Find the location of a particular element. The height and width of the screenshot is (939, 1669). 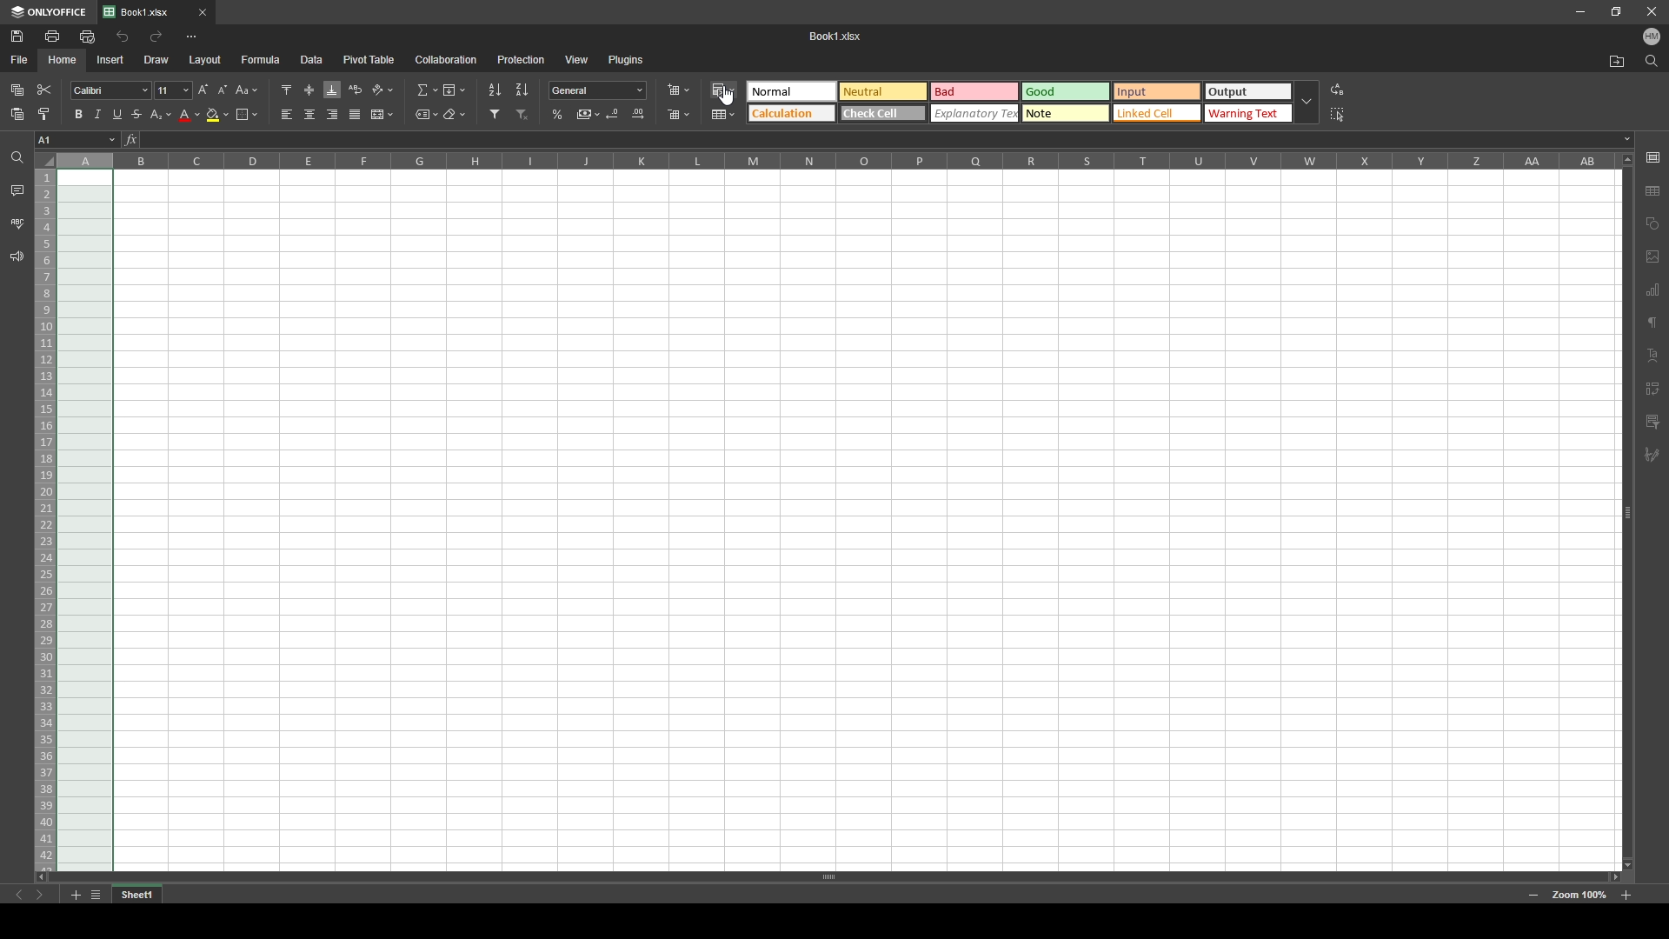

protection is located at coordinates (521, 60).